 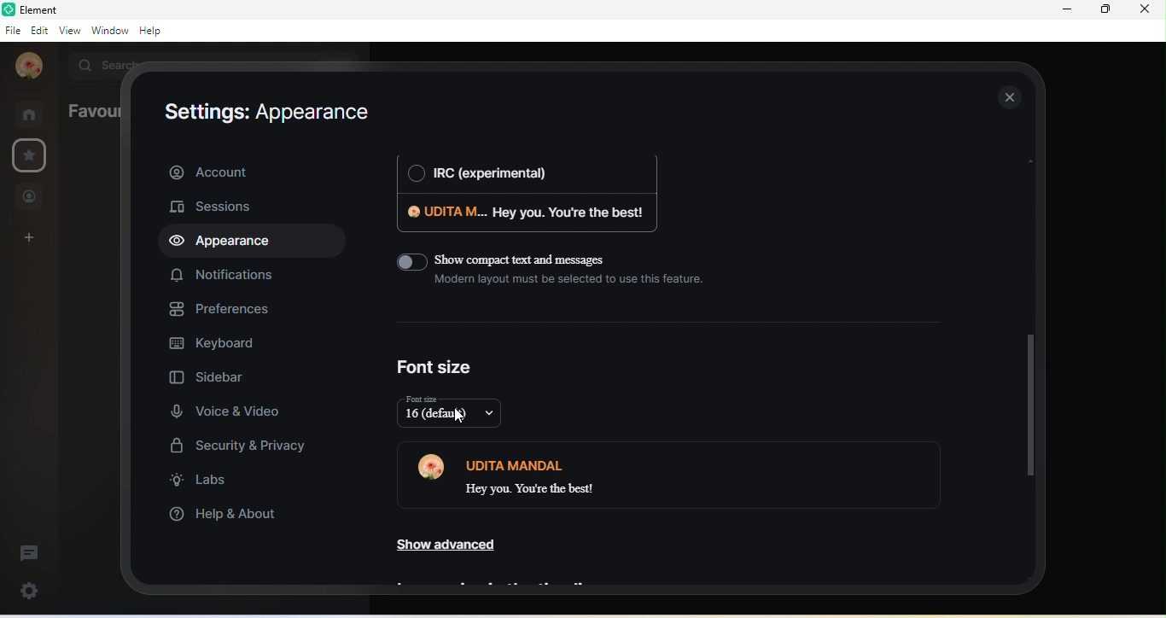 I want to click on thread, so click(x=27, y=551).